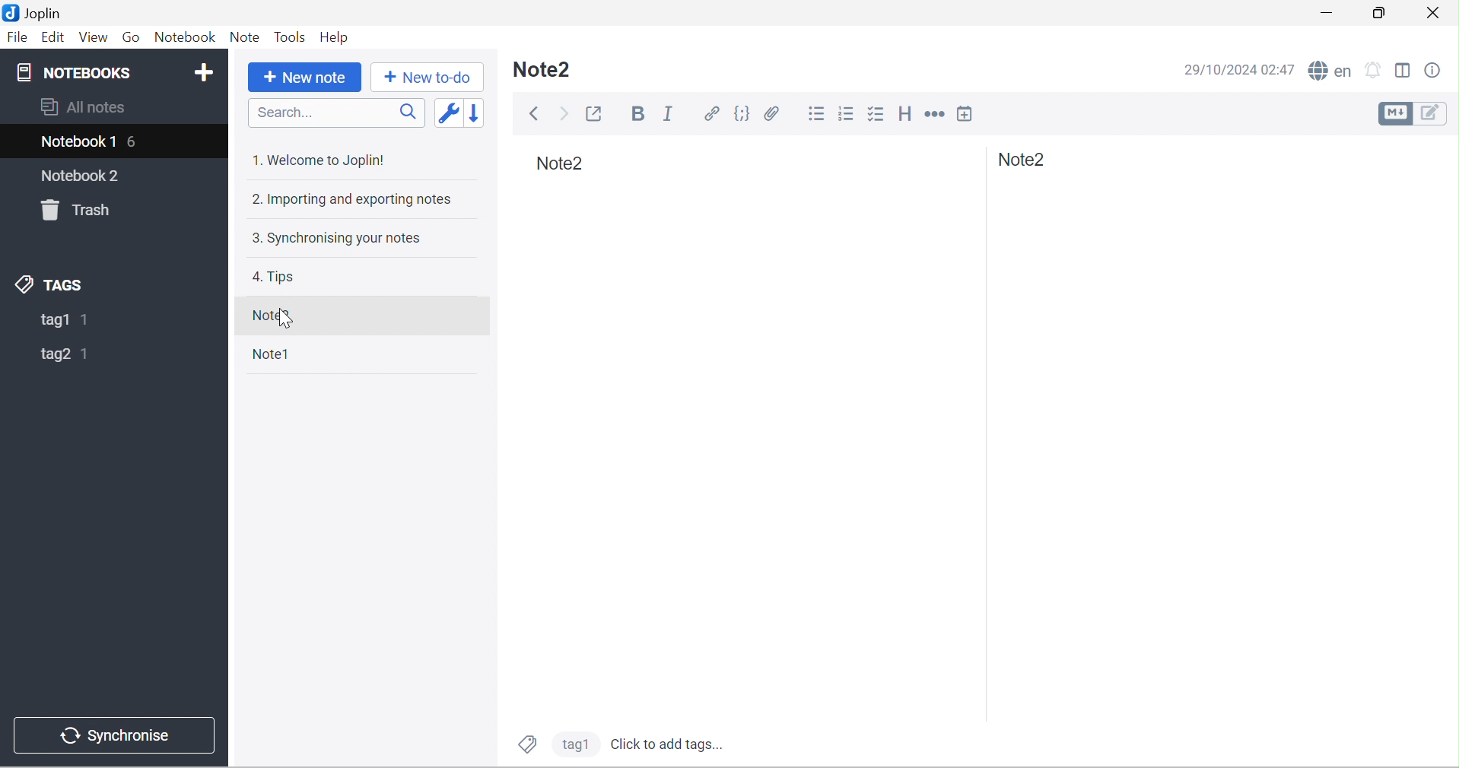 The width and height of the screenshot is (1459, 768). I want to click on Joplin, so click(32, 12).